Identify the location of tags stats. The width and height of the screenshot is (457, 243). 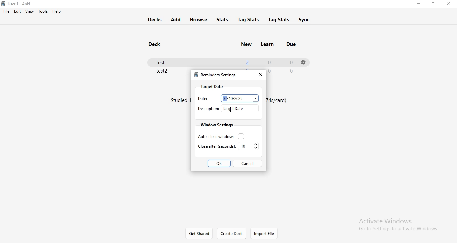
(280, 19).